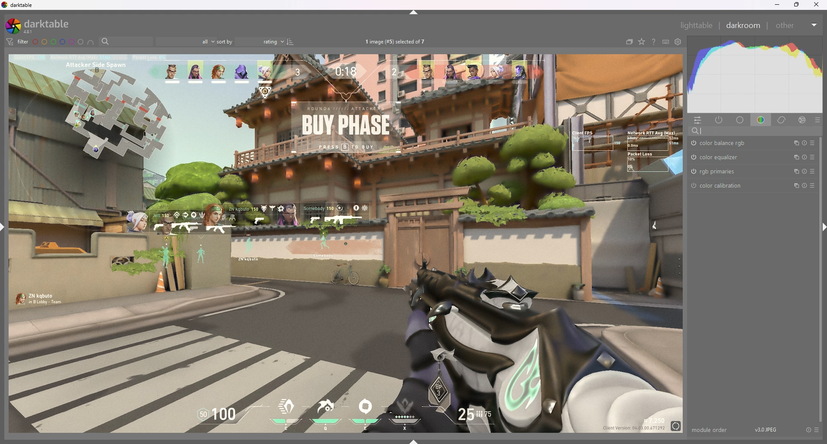  Describe the element at coordinates (804, 157) in the screenshot. I see `reset` at that location.